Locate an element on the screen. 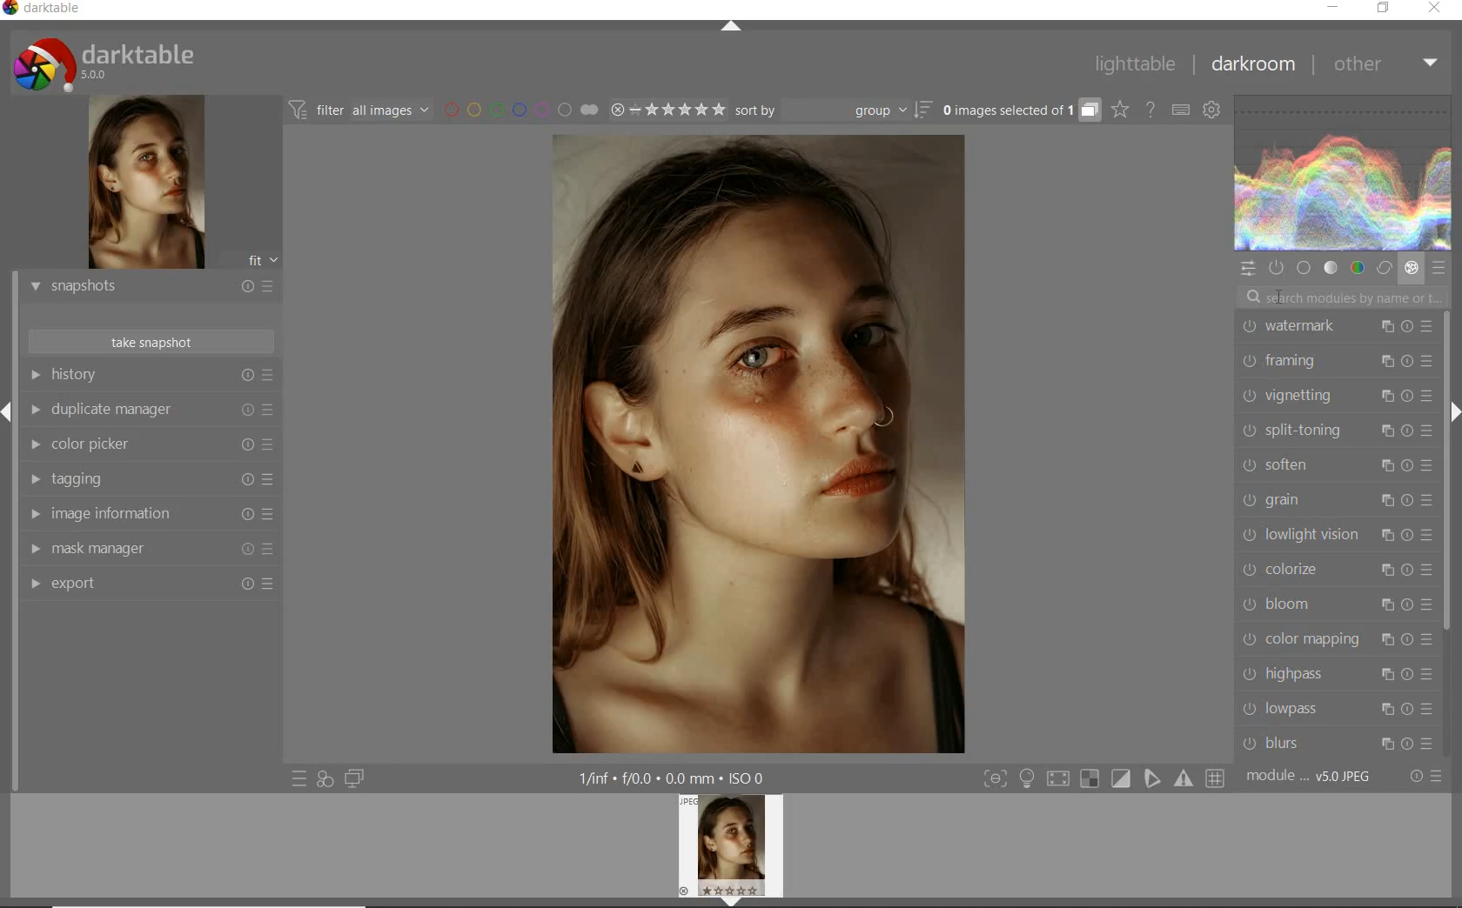 The image size is (1462, 908). expand grouped images is located at coordinates (1019, 110).